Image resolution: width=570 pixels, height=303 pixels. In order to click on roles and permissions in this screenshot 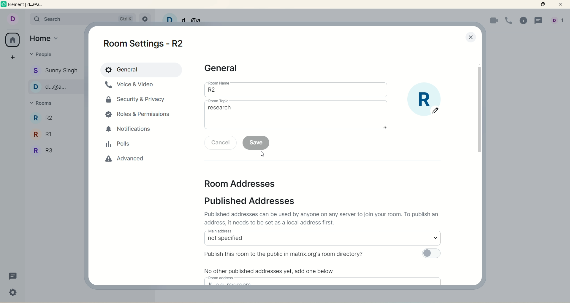, I will do `click(140, 115)`.